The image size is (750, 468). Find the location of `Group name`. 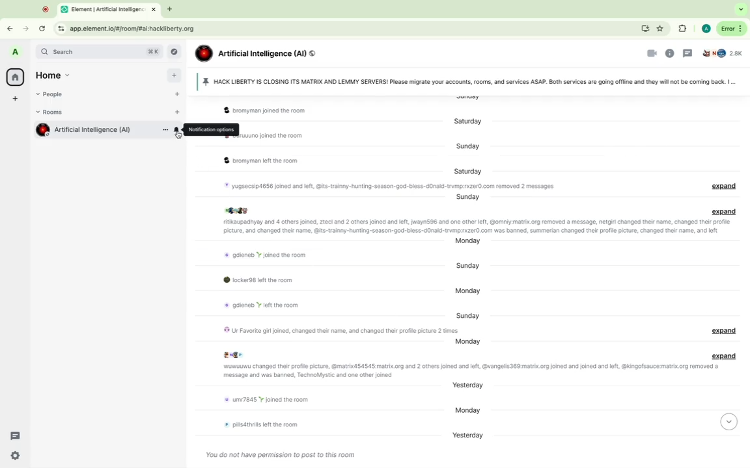

Group name is located at coordinates (260, 53).